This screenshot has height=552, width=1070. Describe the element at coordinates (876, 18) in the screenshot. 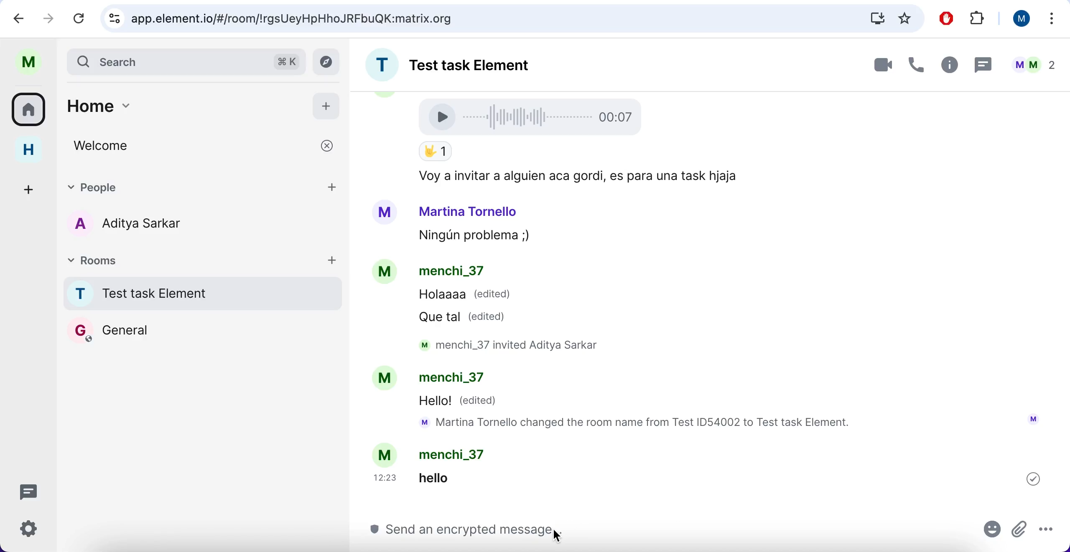

I see `downloads` at that location.